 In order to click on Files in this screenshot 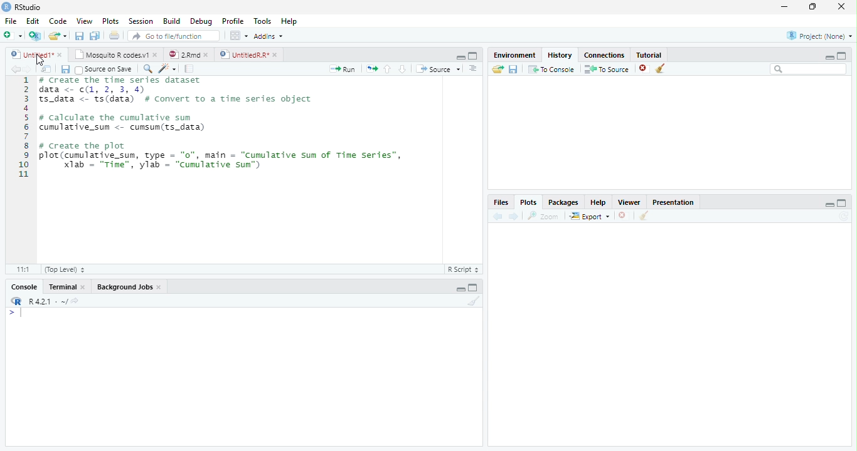, I will do `click(371, 69)`.